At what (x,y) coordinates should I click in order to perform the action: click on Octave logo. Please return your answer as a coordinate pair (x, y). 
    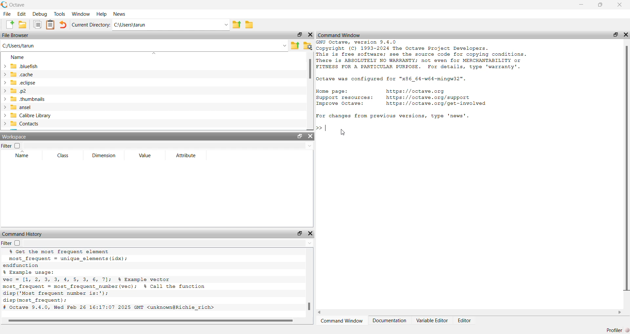
    Looking at the image, I should click on (4, 5).